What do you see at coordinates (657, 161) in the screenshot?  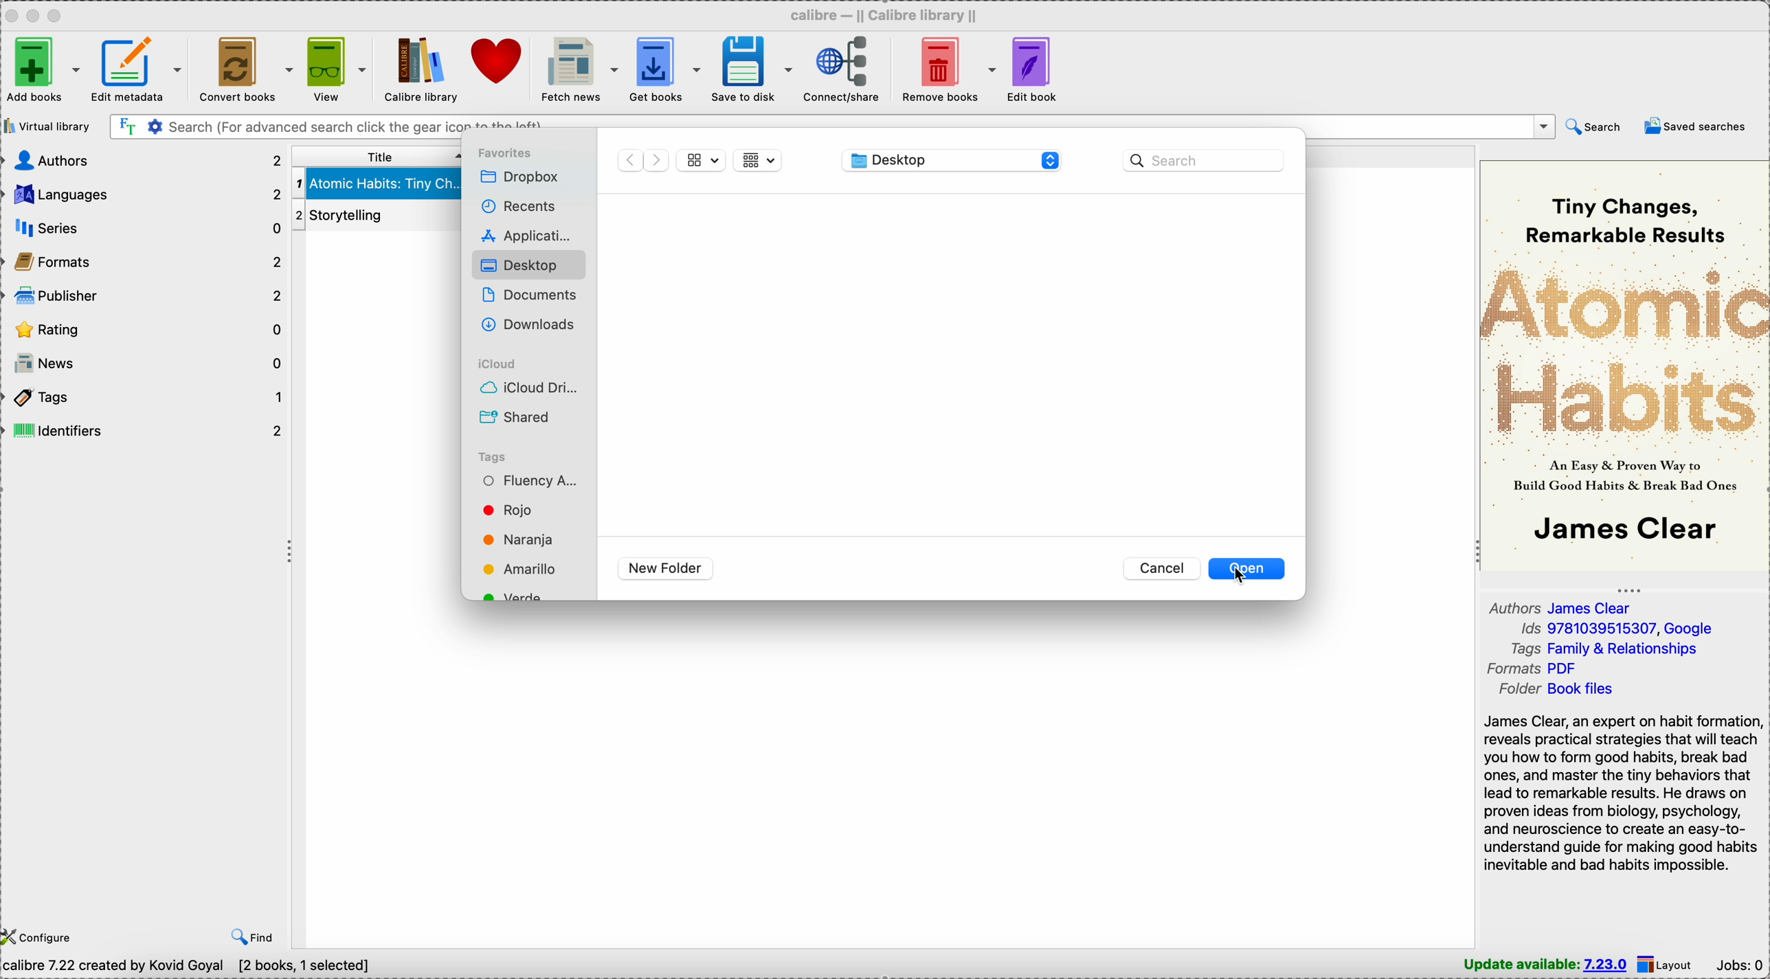 I see `foward` at bounding box center [657, 161].